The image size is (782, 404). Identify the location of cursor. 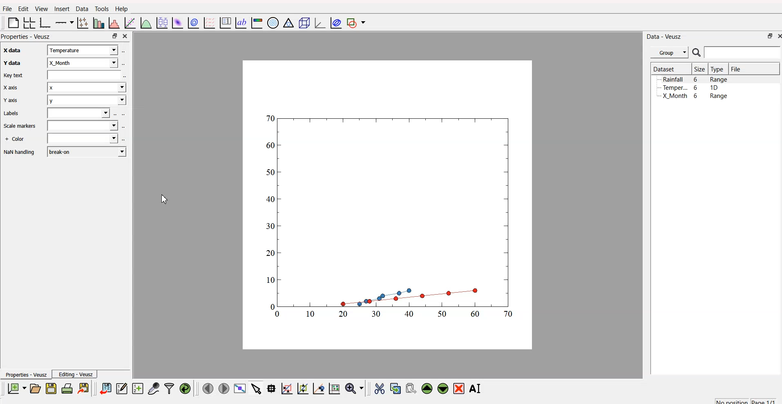
(163, 198).